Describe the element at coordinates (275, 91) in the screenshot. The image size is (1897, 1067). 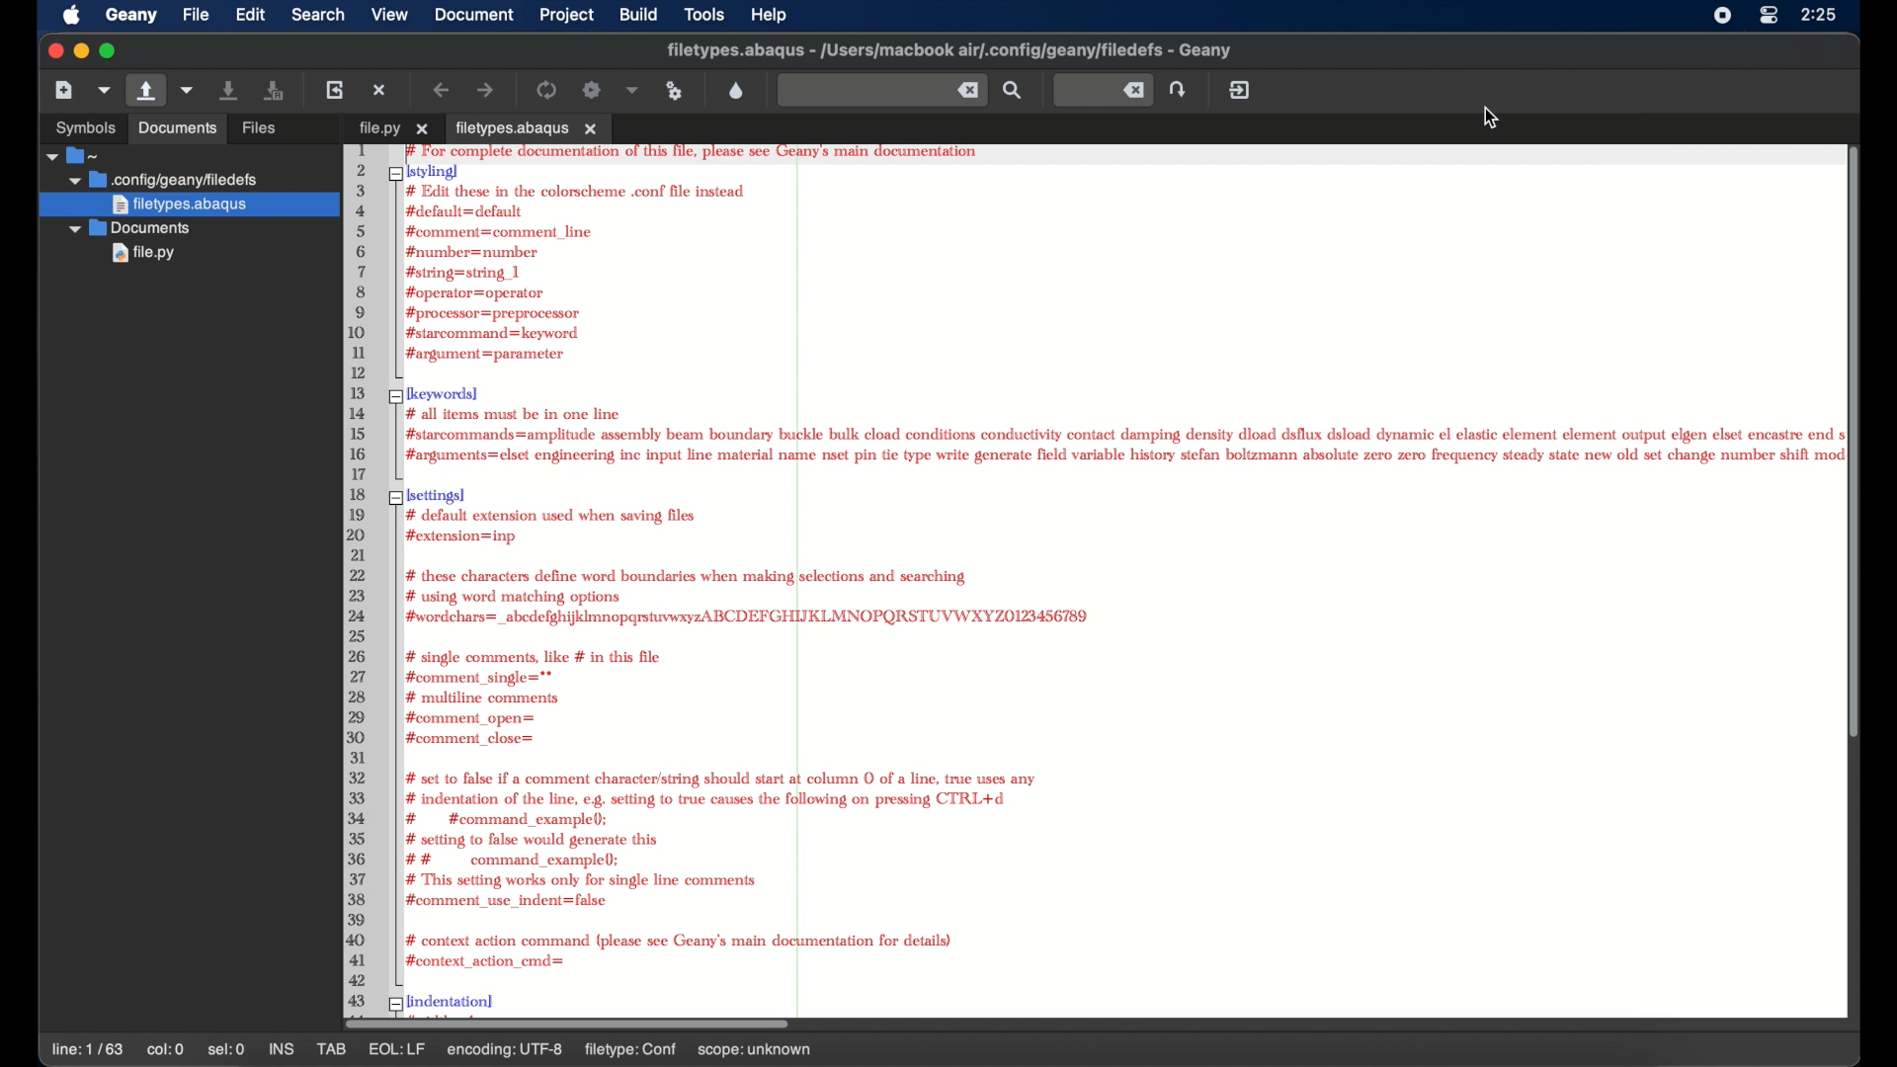
I see `save all files` at that location.